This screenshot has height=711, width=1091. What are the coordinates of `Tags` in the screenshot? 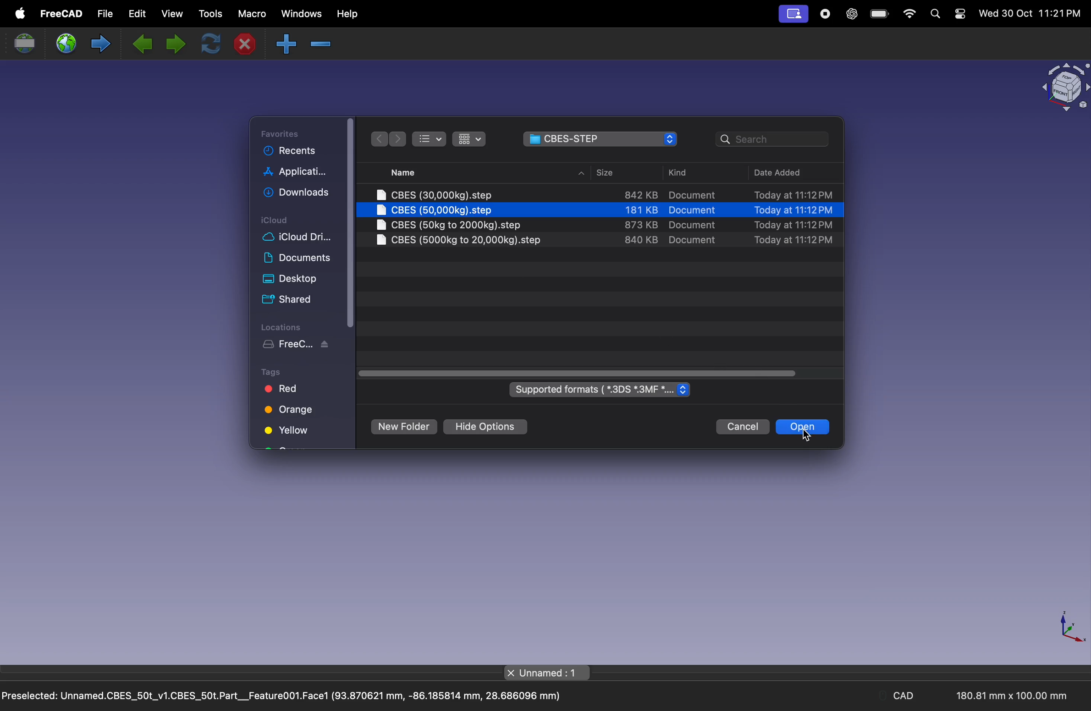 It's located at (273, 372).